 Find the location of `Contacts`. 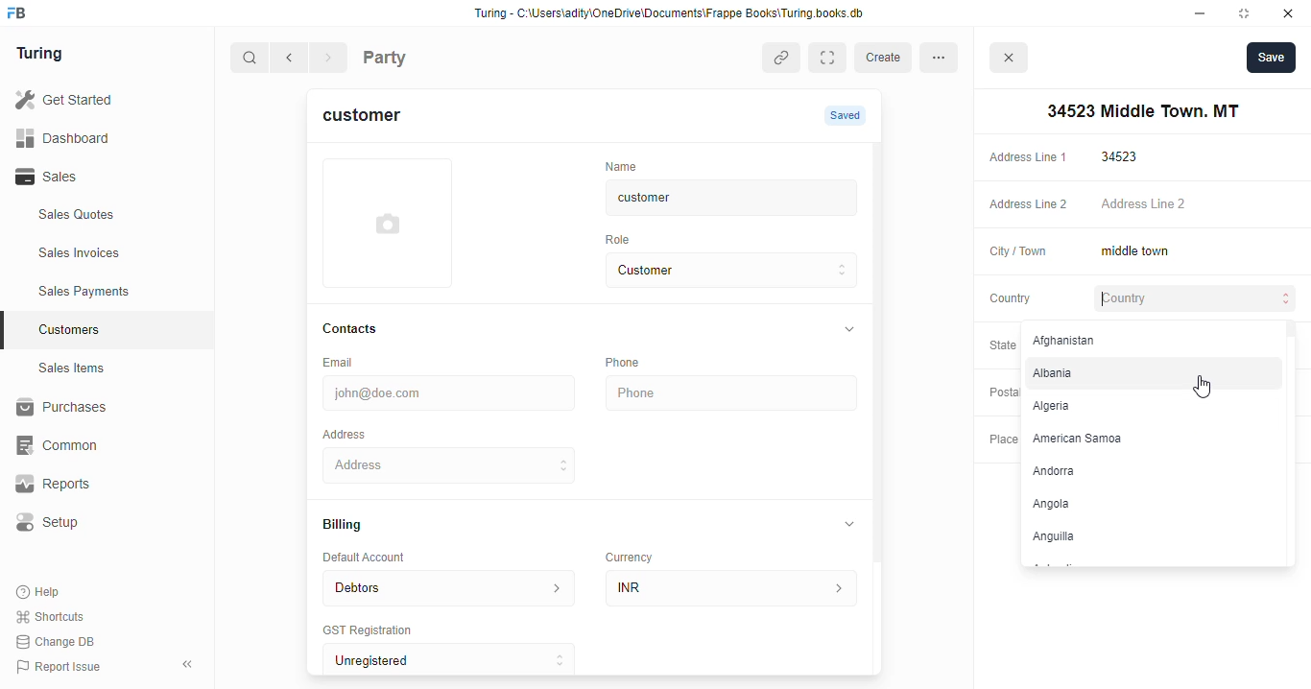

Contacts is located at coordinates (369, 329).